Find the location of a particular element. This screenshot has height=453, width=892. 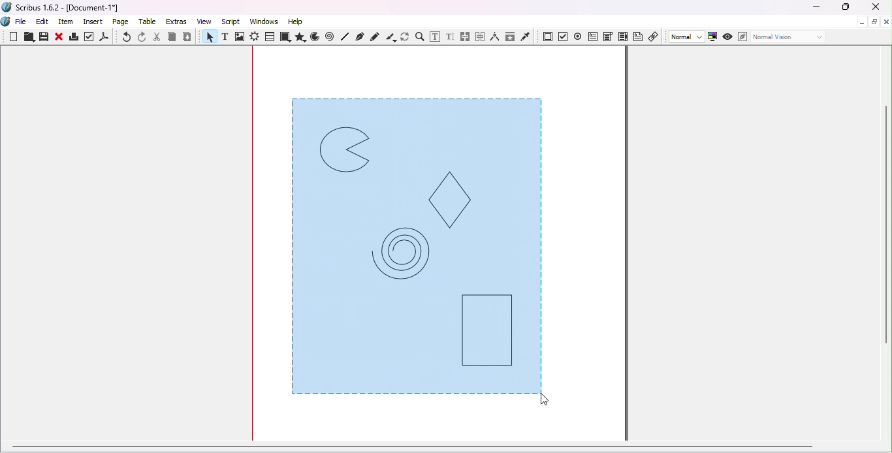

Polygon is located at coordinates (299, 37).